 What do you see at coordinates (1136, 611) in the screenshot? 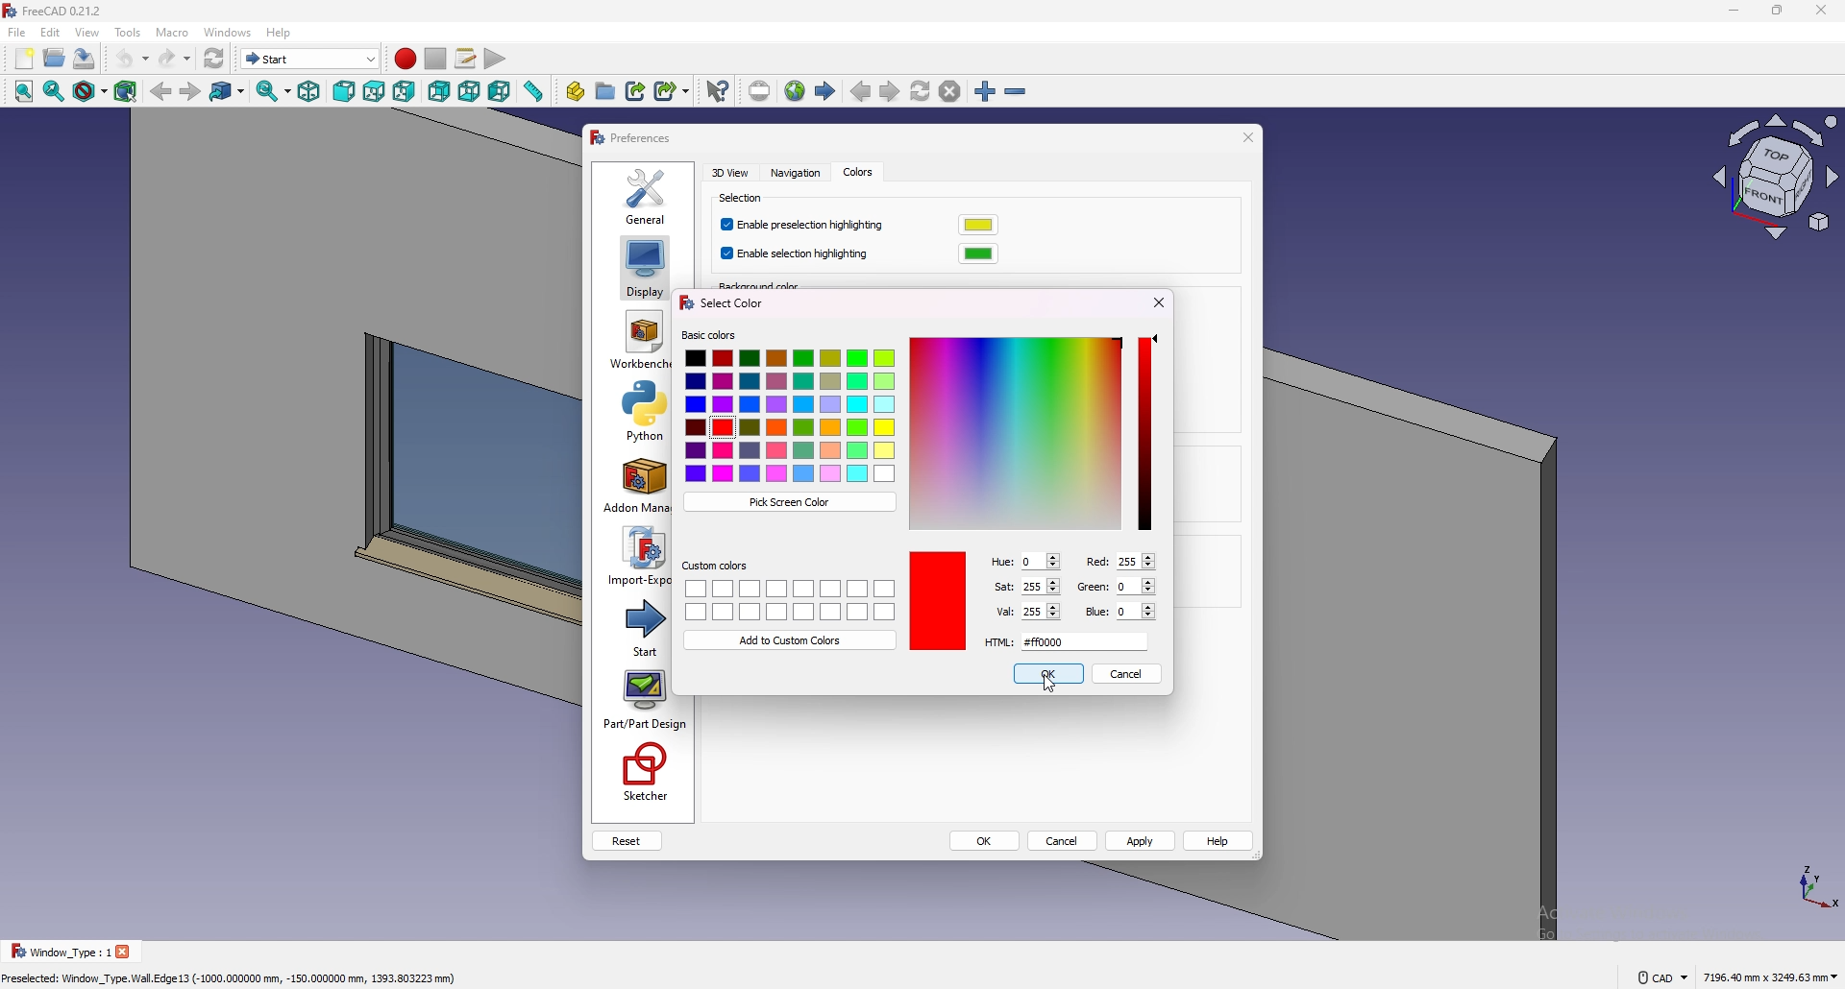
I see `0` at bounding box center [1136, 611].